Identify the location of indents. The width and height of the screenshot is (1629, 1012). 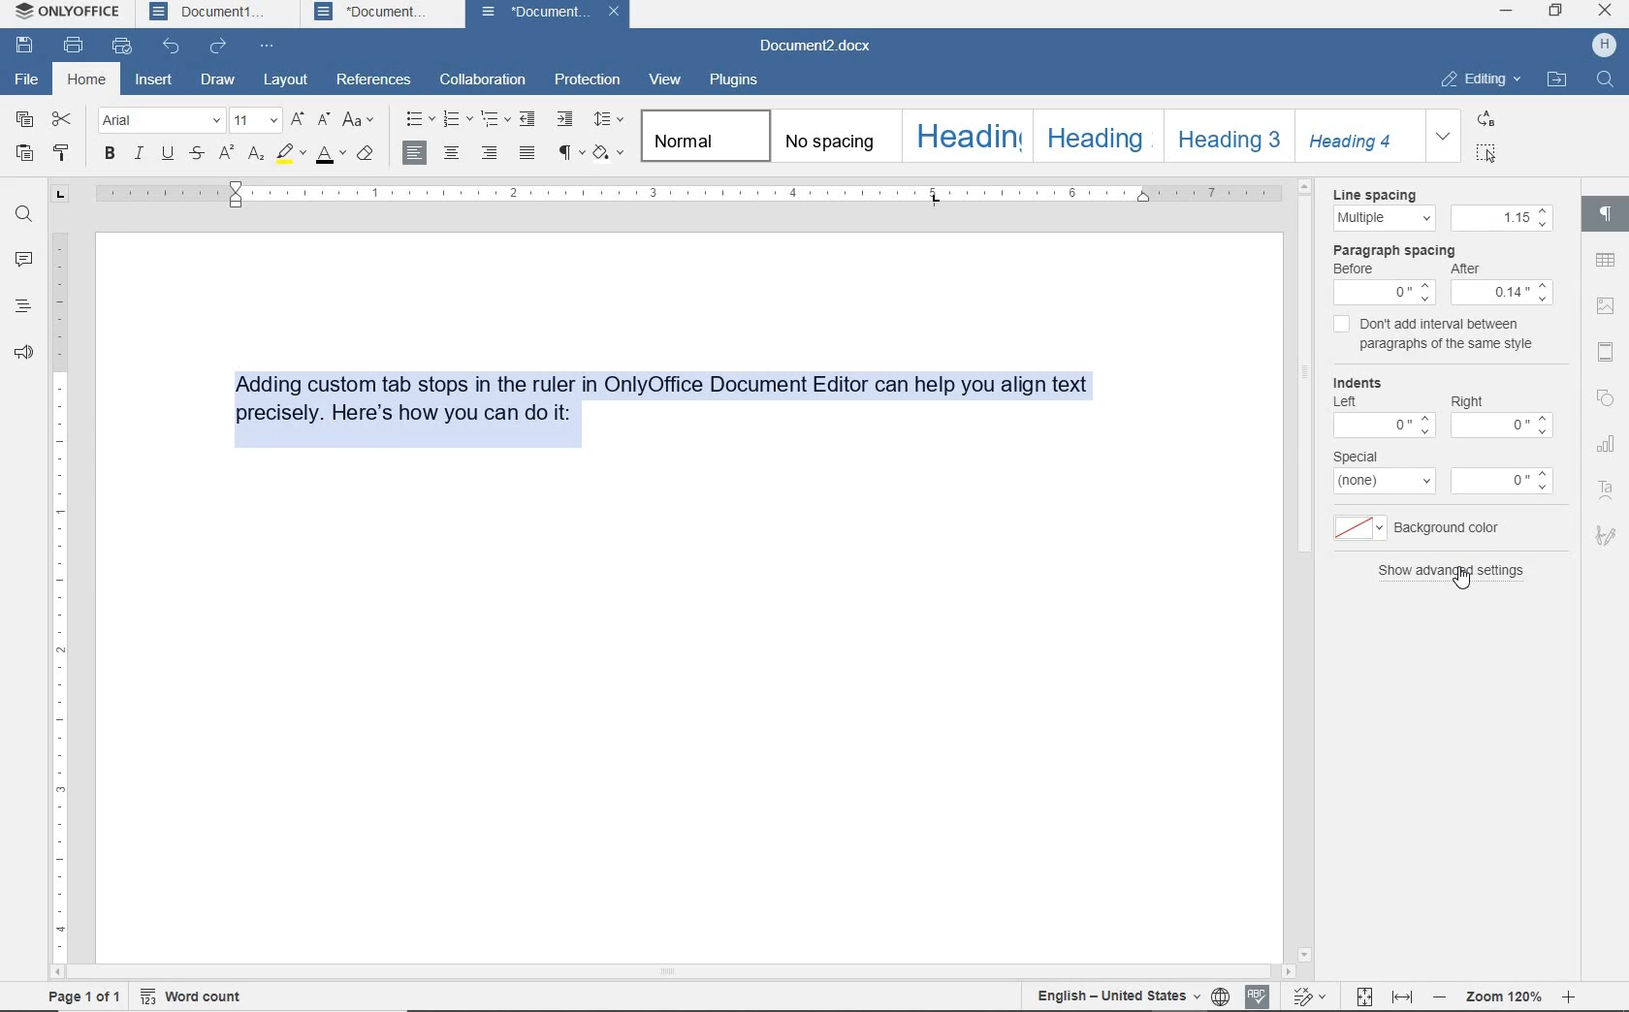
(1360, 380).